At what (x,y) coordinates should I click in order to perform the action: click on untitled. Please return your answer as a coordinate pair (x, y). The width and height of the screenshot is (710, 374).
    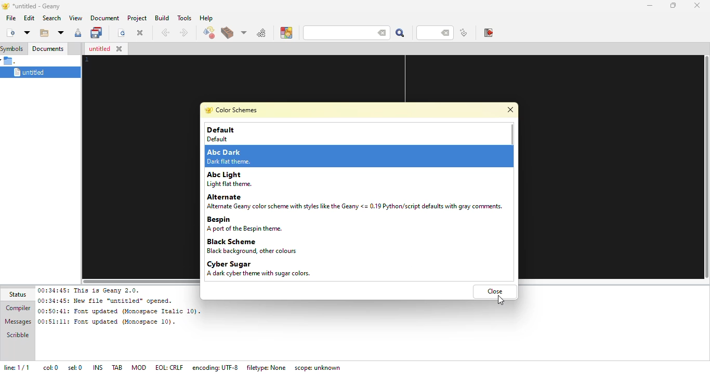
    Looking at the image, I should click on (98, 49).